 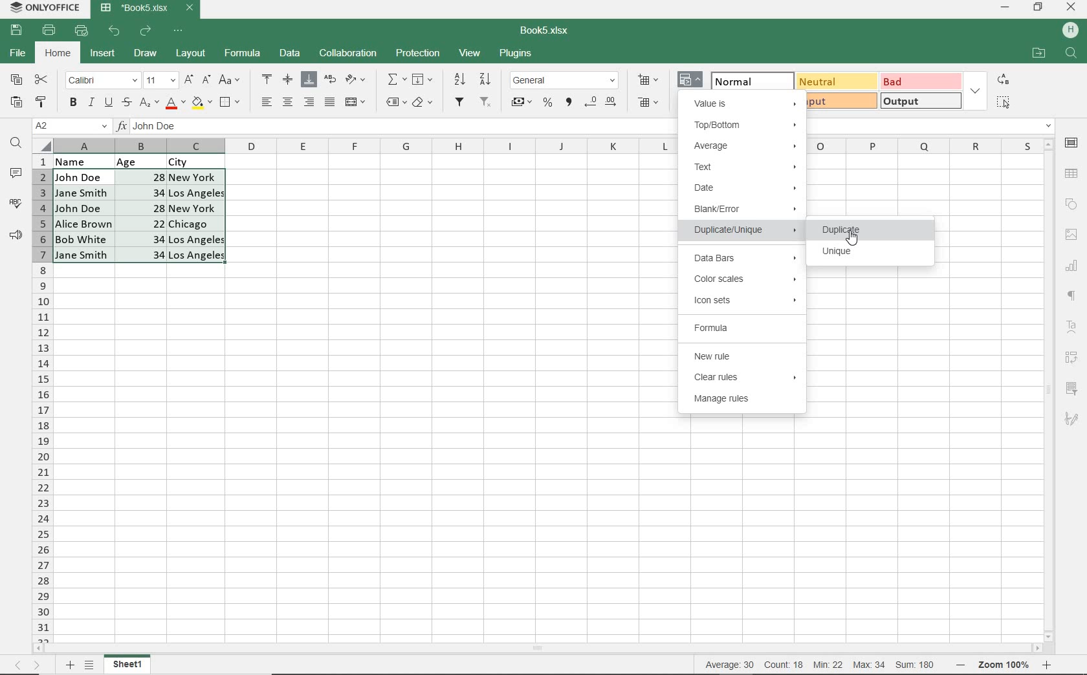 I want to click on DUPLICATE/UNIQUE, so click(x=746, y=232).